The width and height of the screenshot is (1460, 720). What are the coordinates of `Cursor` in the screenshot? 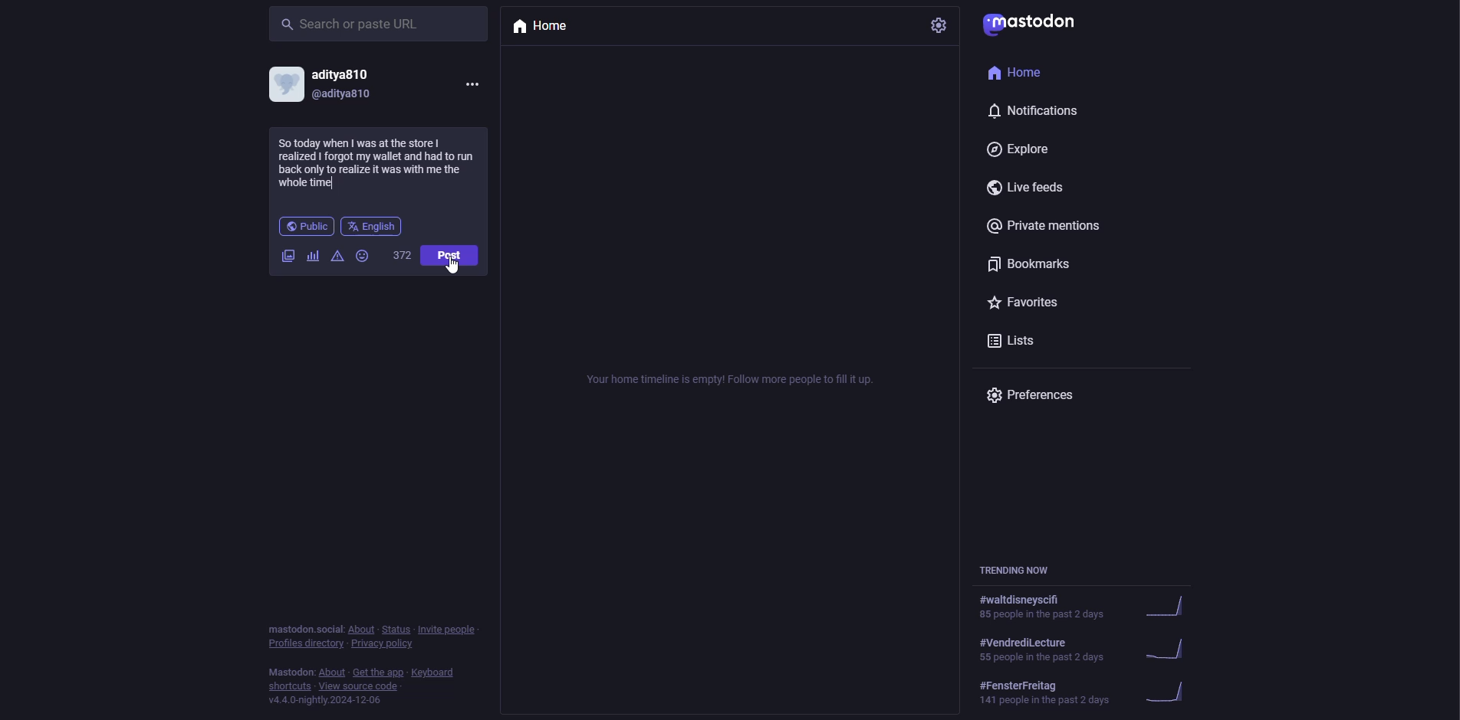 It's located at (453, 268).